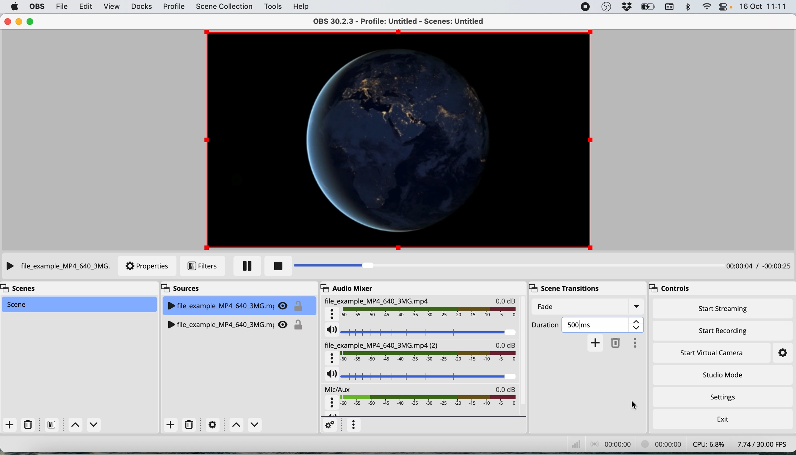  Describe the element at coordinates (706, 445) in the screenshot. I see `cpu usage` at that location.